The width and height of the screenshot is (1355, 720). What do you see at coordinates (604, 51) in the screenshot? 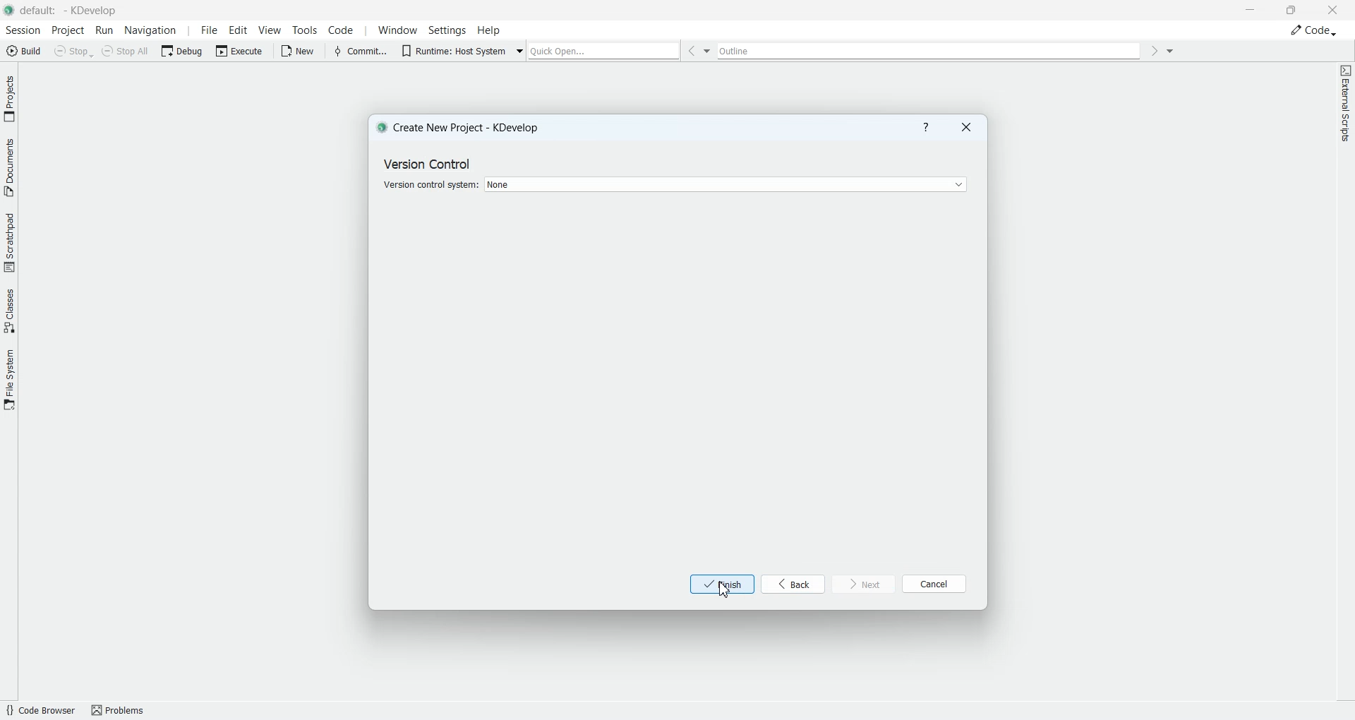
I see `Quick open ` at bounding box center [604, 51].